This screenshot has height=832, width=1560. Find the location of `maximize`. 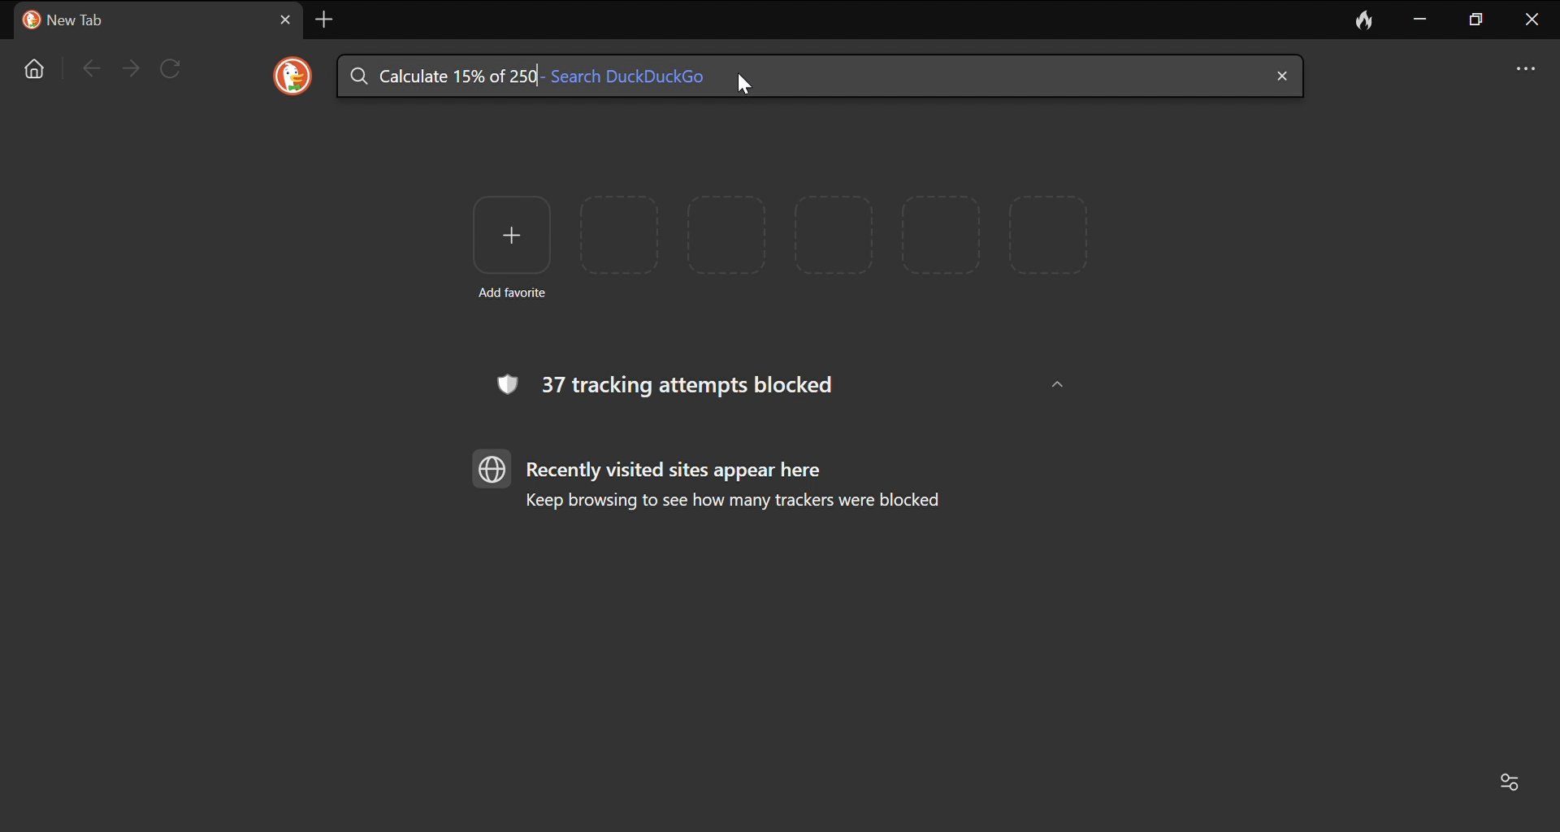

maximize is located at coordinates (1478, 20).